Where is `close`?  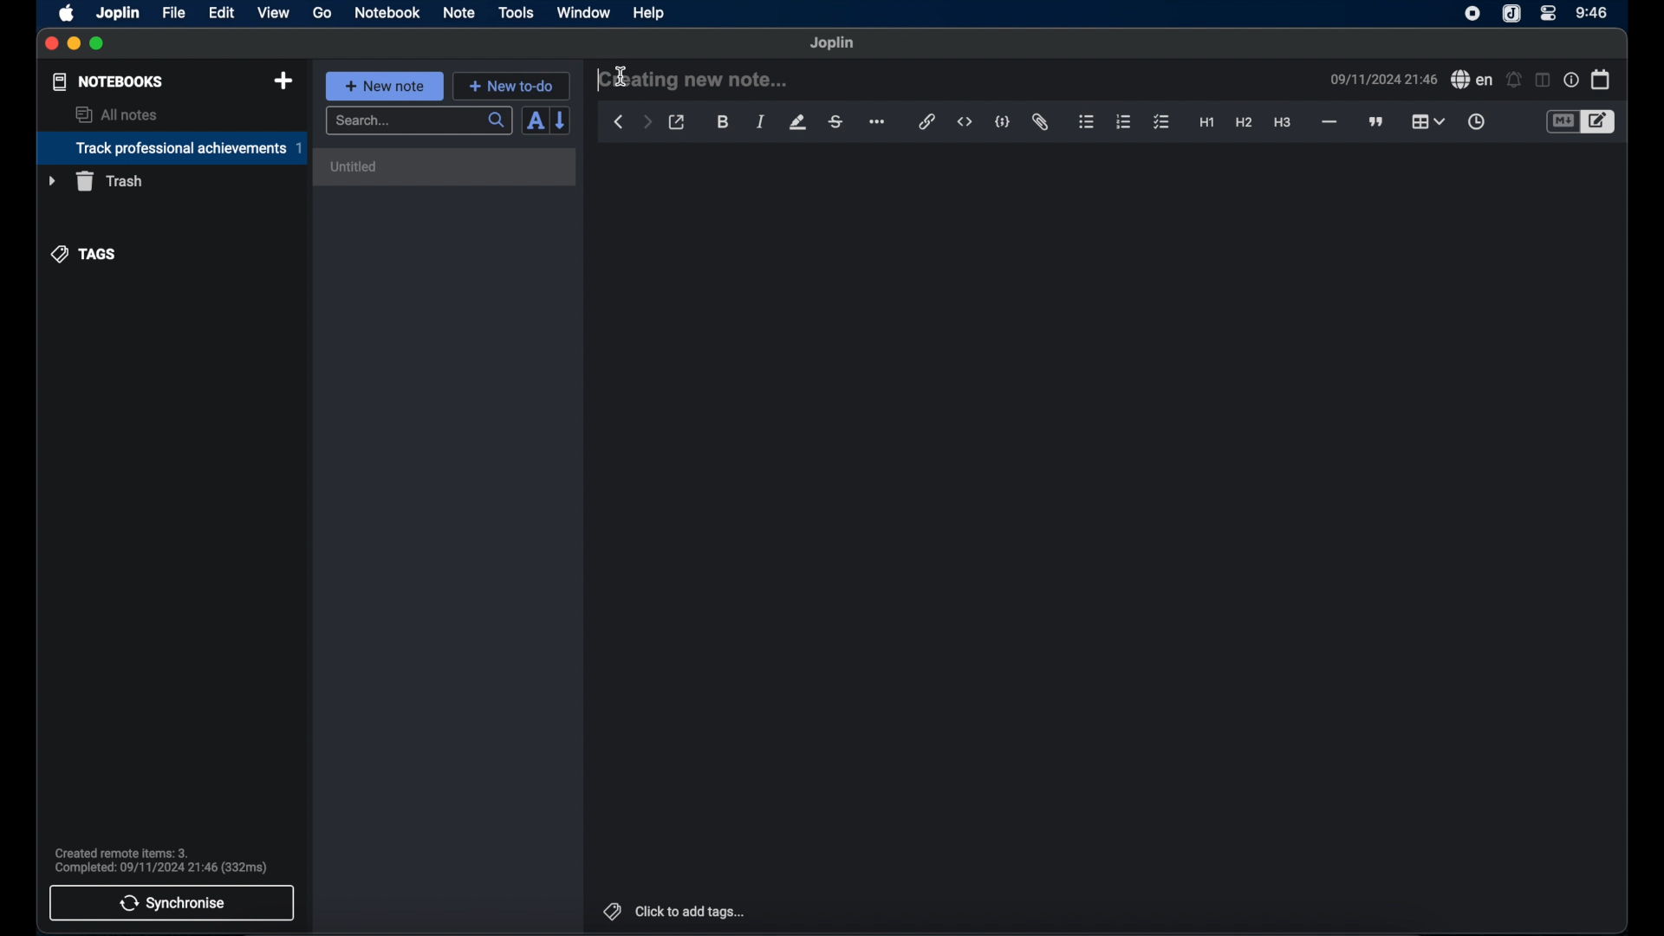
close is located at coordinates (51, 43).